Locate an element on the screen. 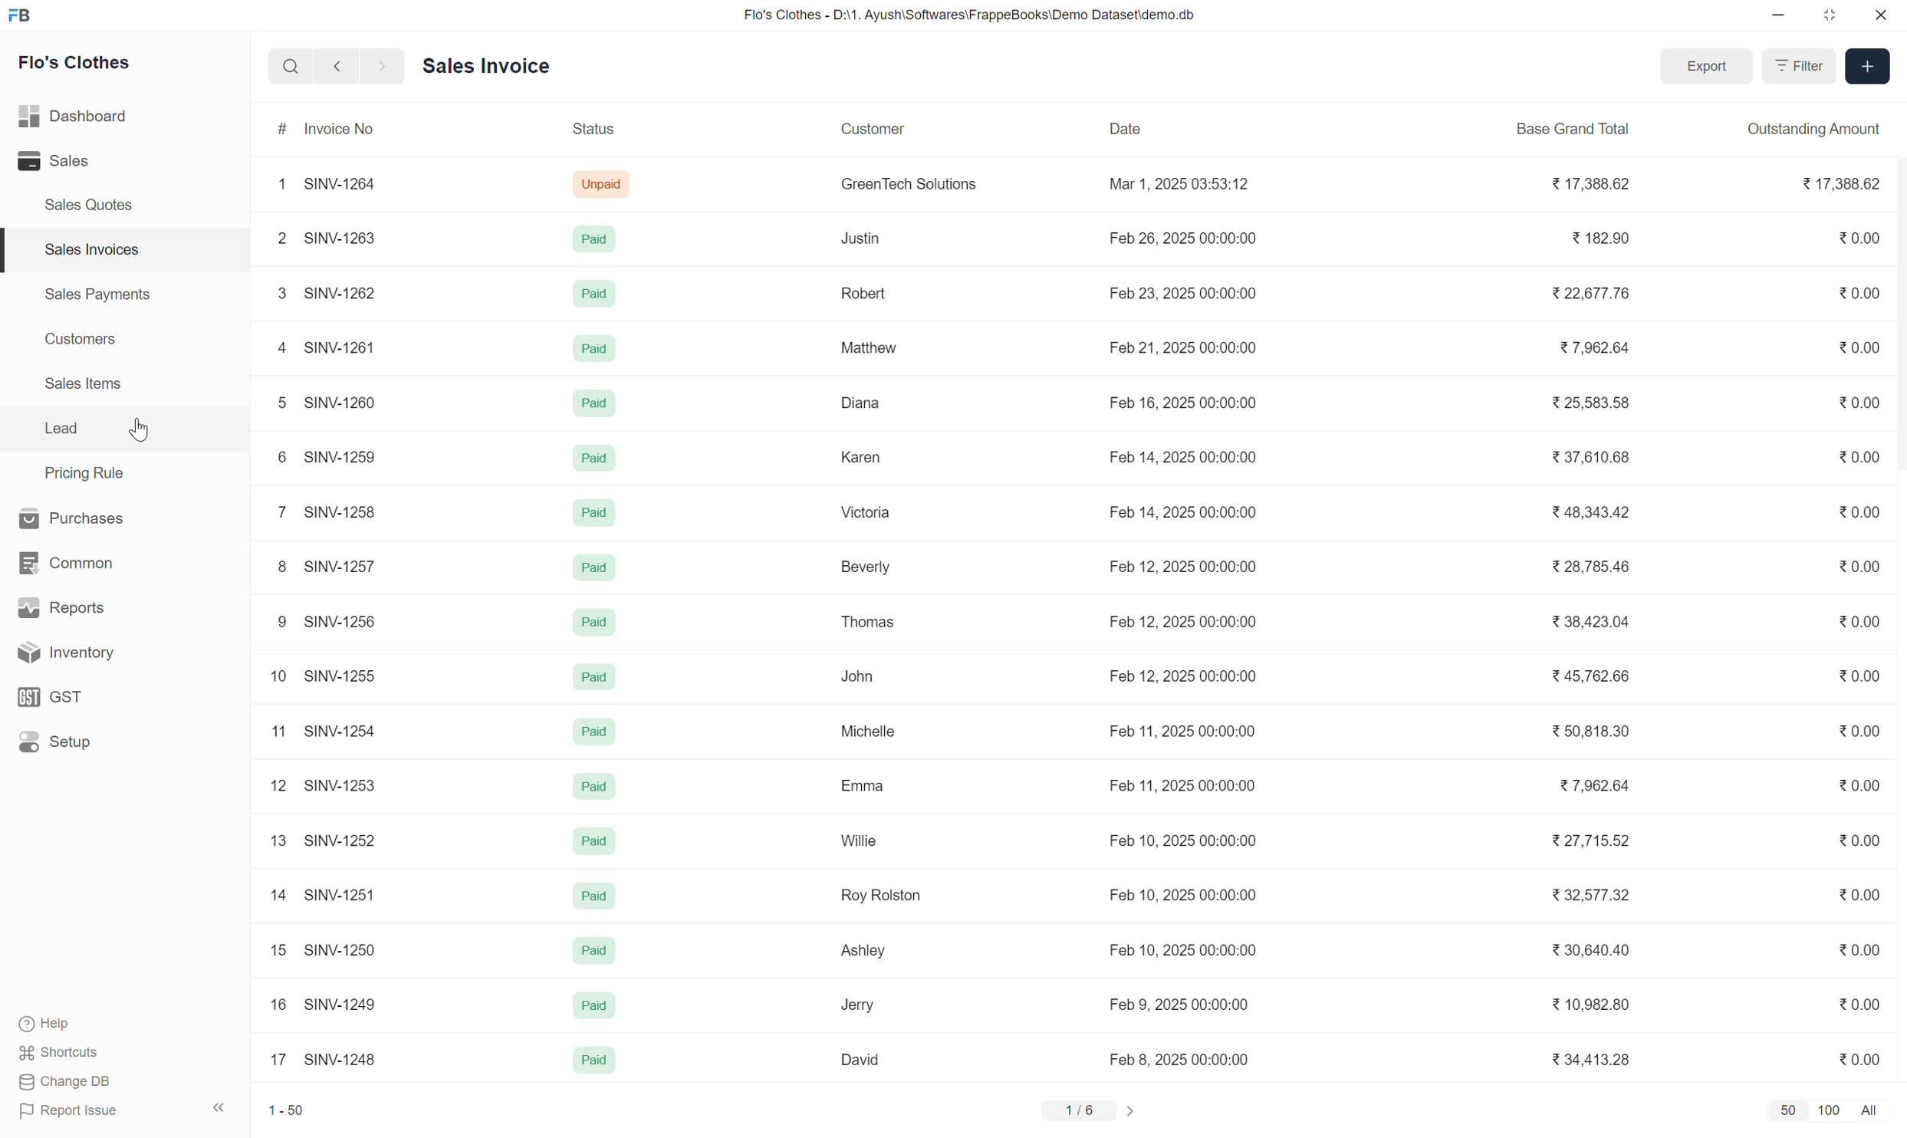 The image size is (1907, 1138). Customer is located at coordinates (870, 128).